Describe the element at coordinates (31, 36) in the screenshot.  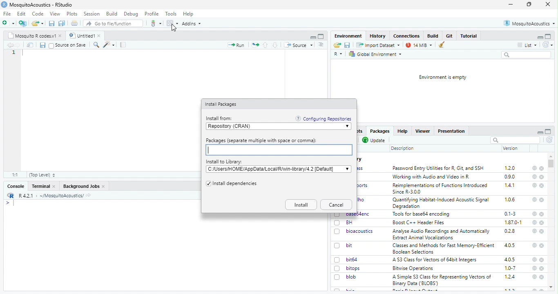
I see `‘Mosquito R codes.vl` at that location.